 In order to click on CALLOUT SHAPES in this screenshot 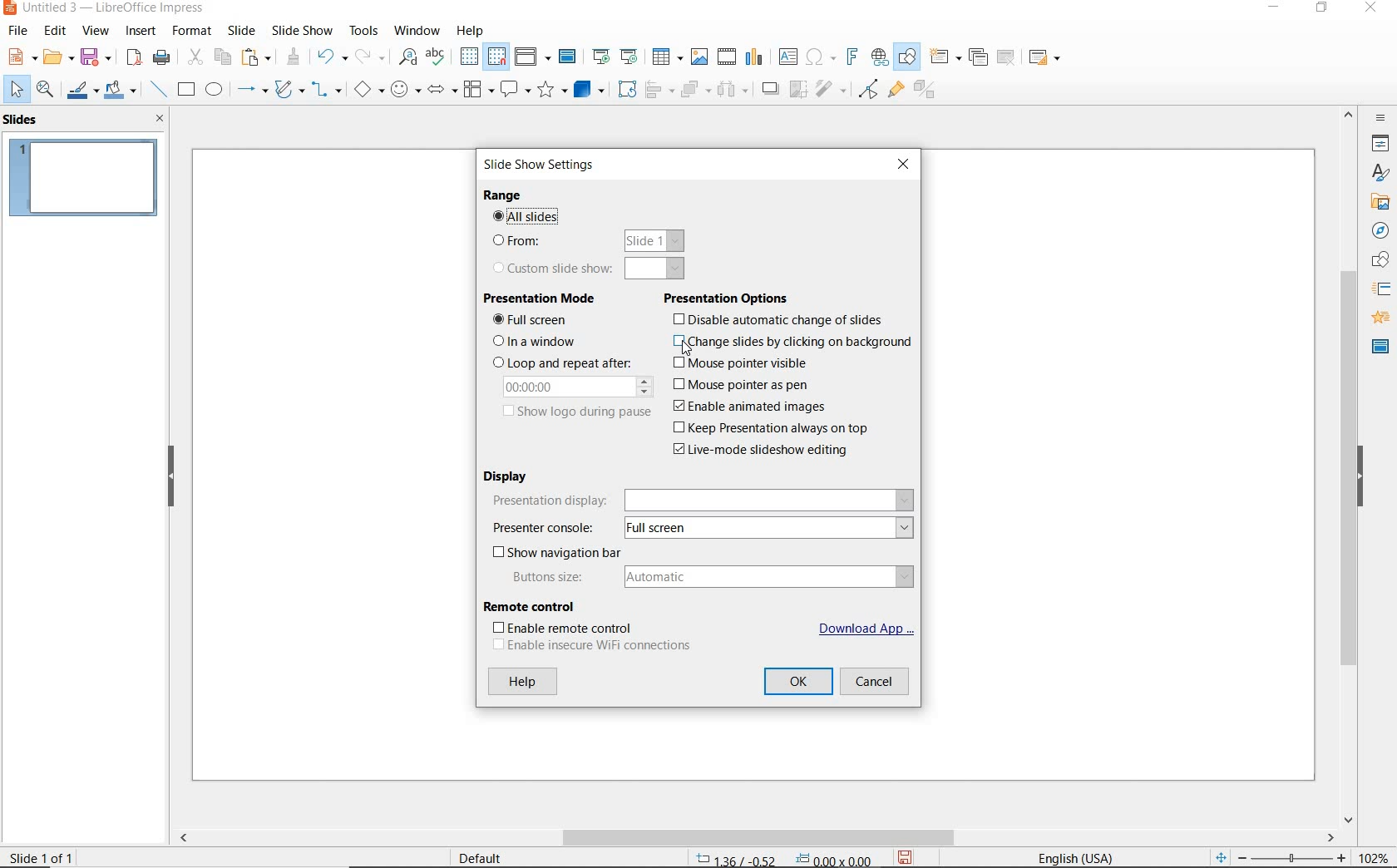, I will do `click(513, 91)`.